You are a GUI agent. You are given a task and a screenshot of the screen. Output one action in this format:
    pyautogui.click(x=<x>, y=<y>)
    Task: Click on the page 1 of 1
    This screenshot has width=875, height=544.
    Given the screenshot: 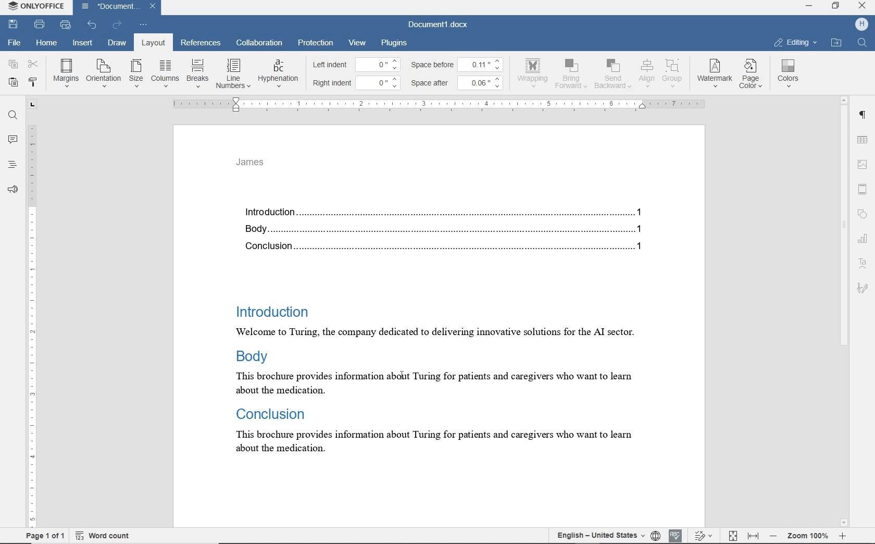 What is the action you would take?
    pyautogui.click(x=45, y=535)
    